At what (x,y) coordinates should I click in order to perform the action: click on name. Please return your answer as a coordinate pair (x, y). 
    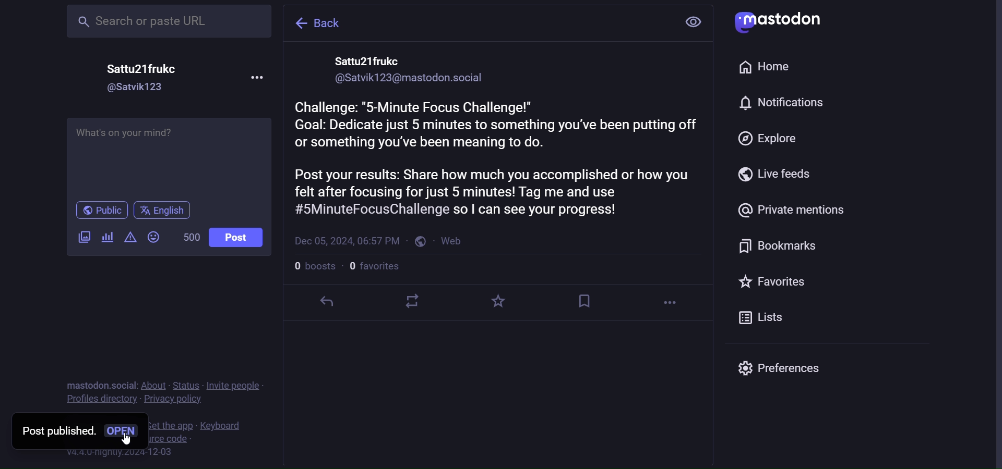
    Looking at the image, I should click on (372, 59).